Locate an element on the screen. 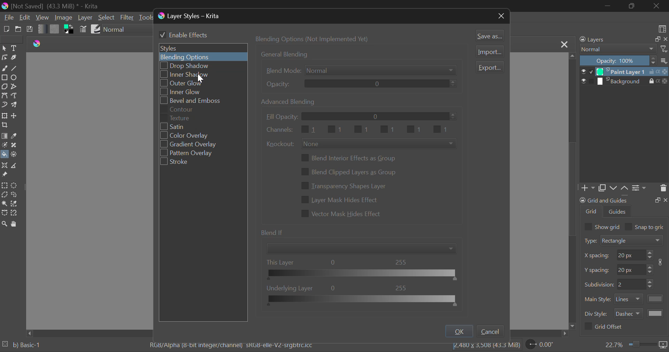  Edit Shapes is located at coordinates (4, 57).